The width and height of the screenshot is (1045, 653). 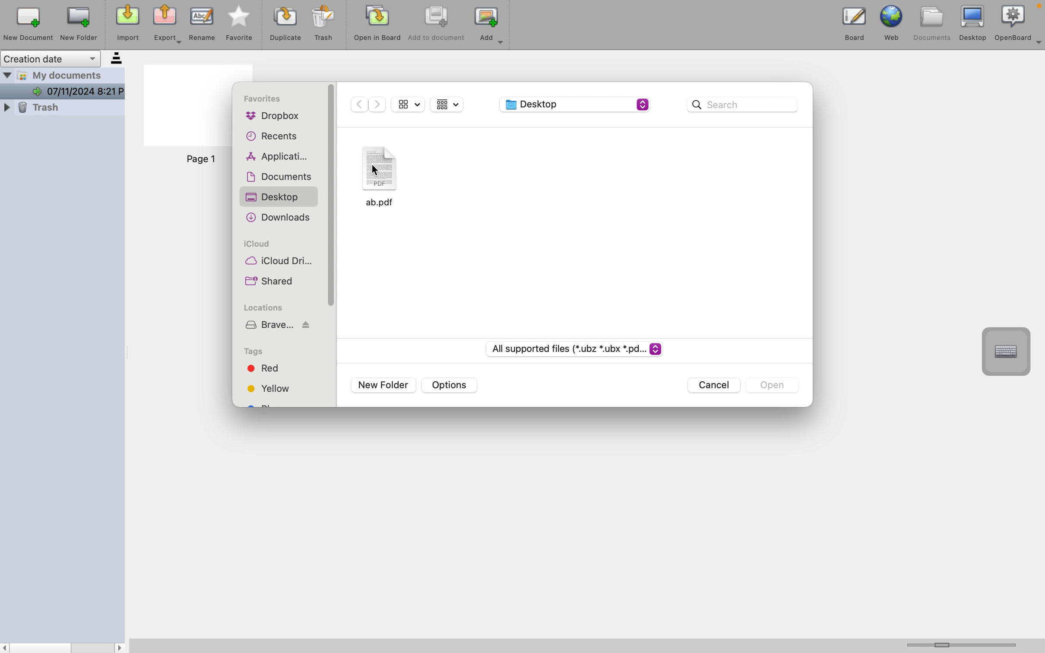 I want to click on duplicat, so click(x=285, y=26).